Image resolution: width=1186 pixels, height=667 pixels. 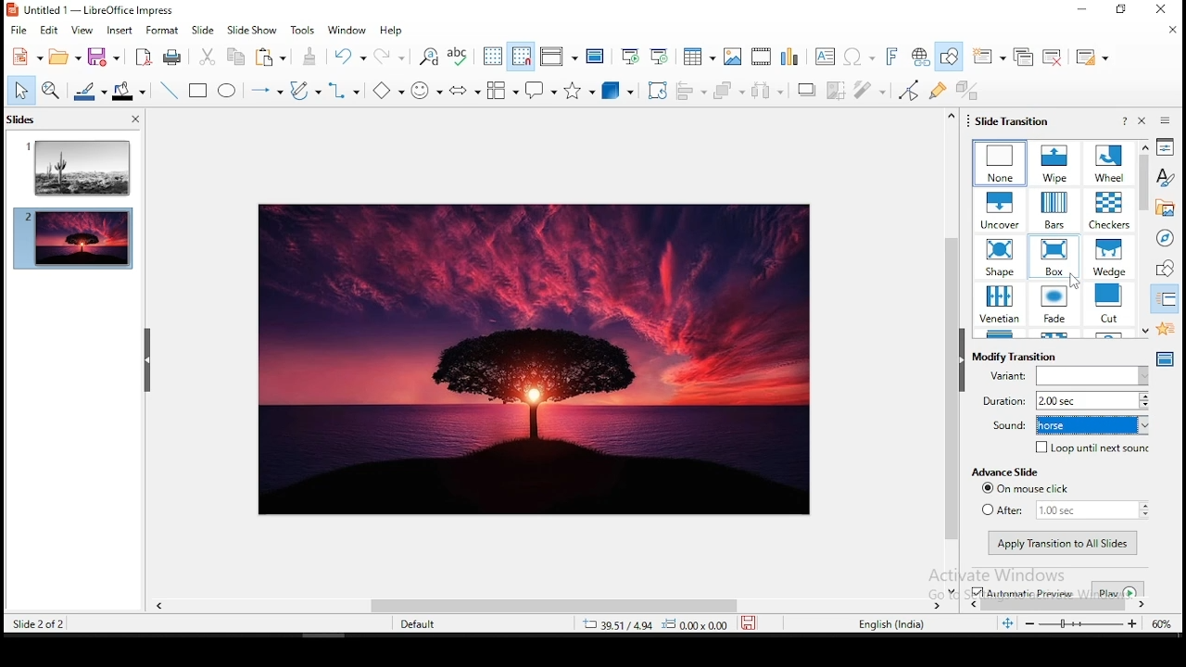 I want to click on select tool, so click(x=23, y=91).